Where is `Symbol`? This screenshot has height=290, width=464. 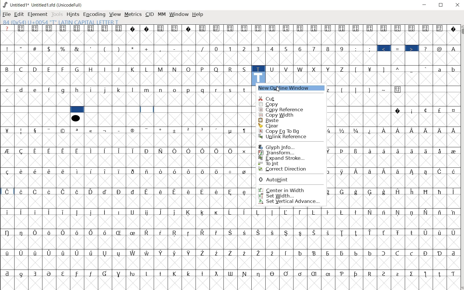 Symbol is located at coordinates (78, 192).